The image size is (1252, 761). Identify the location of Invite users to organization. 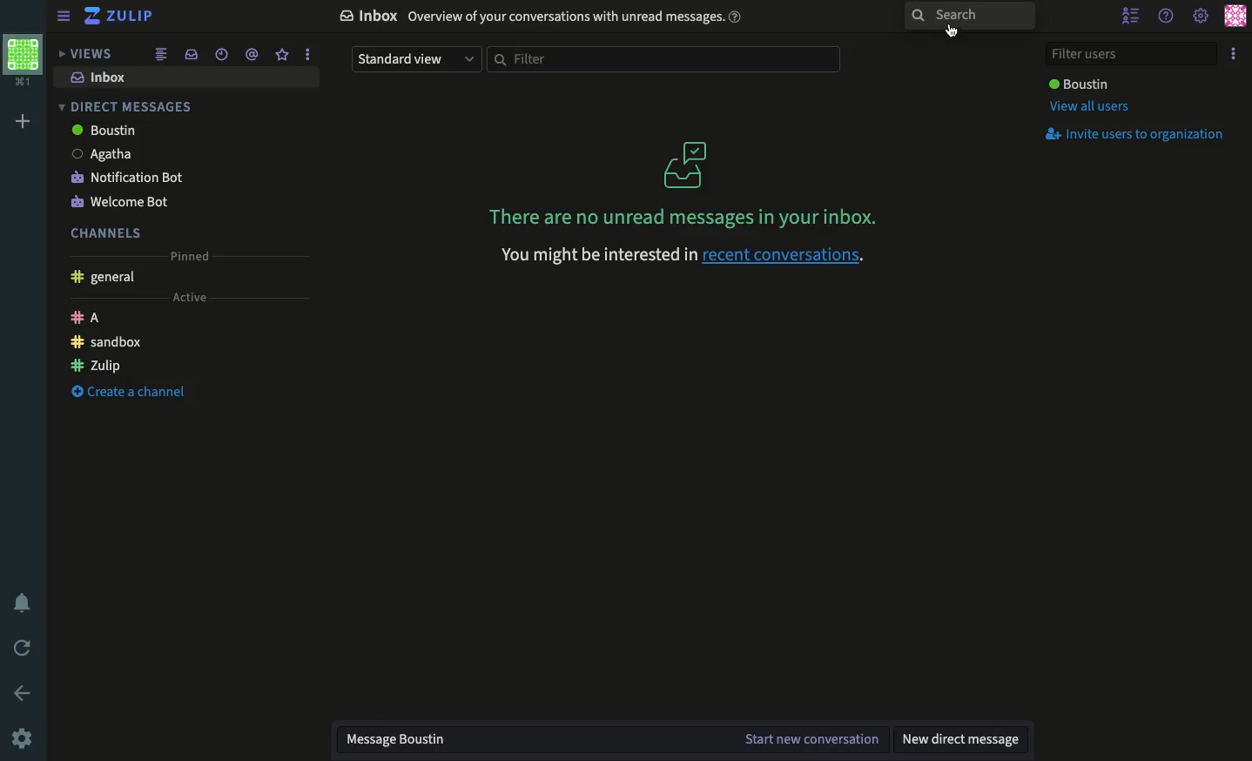
(1140, 135).